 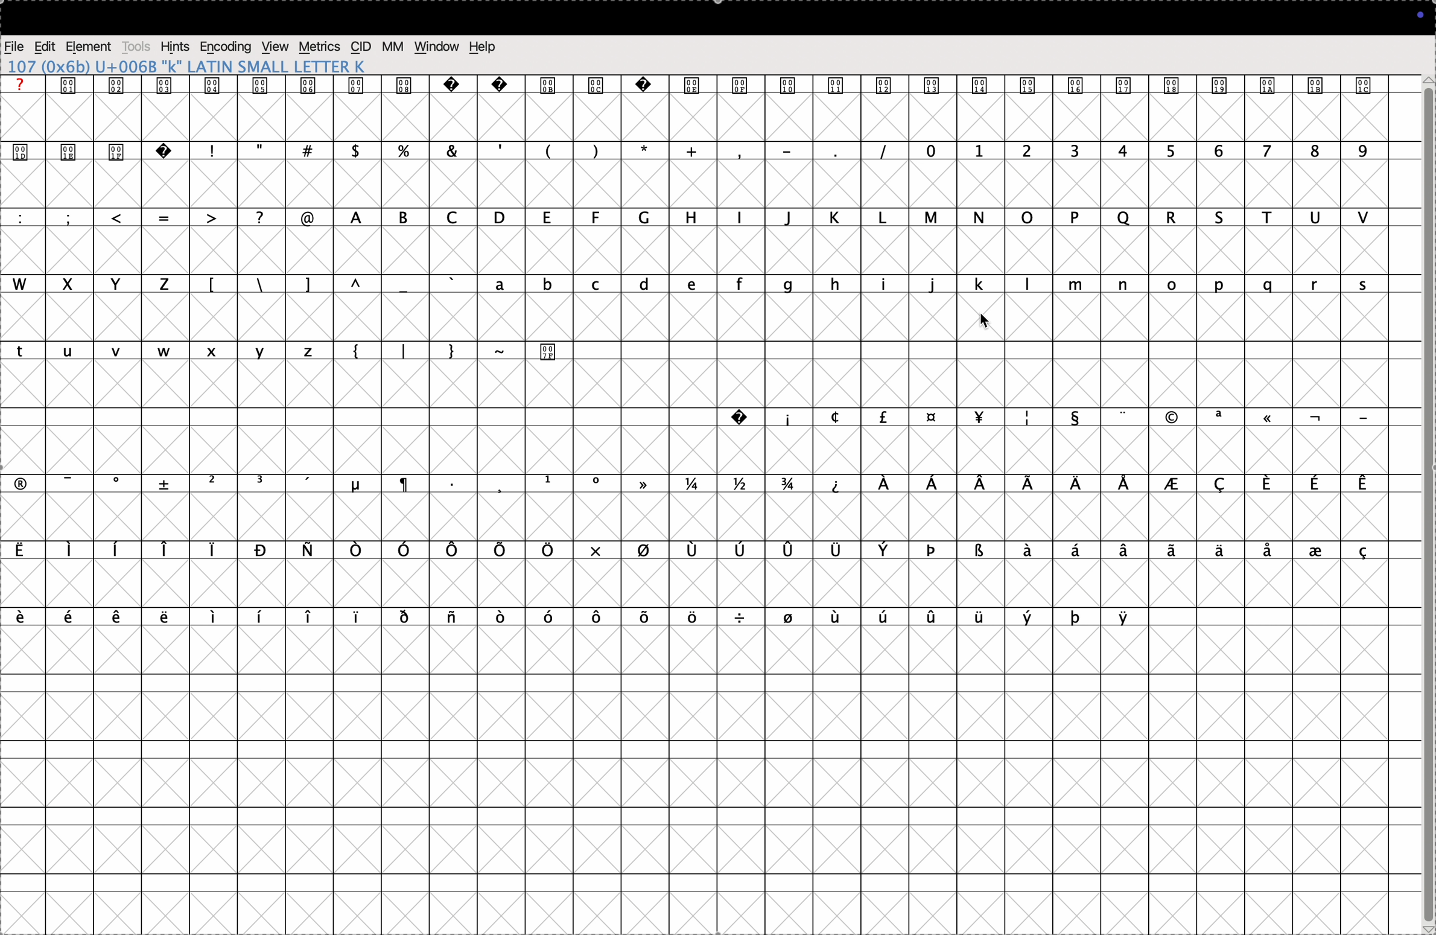 I want to click on h, so click(x=690, y=218).